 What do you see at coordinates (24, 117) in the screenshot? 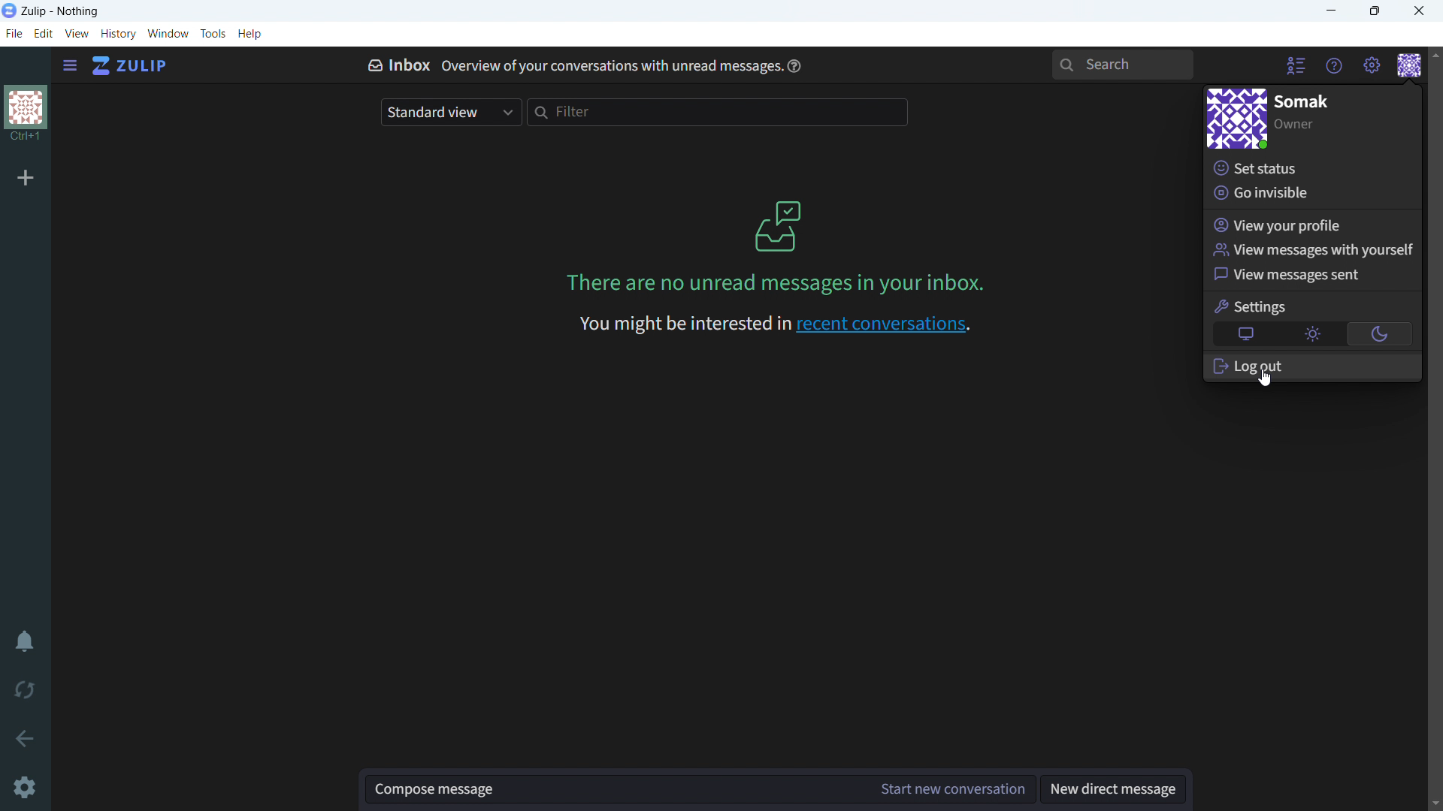
I see `organization` at bounding box center [24, 117].